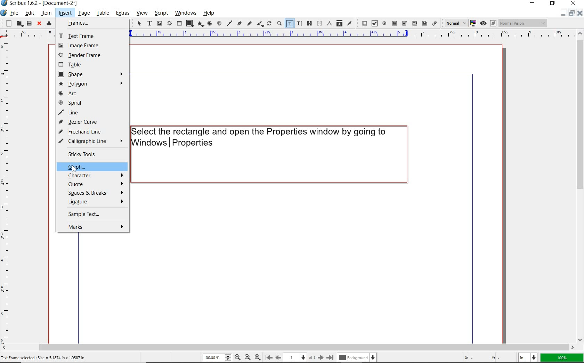 This screenshot has height=363, width=584. I want to click on spiral, so click(86, 102).